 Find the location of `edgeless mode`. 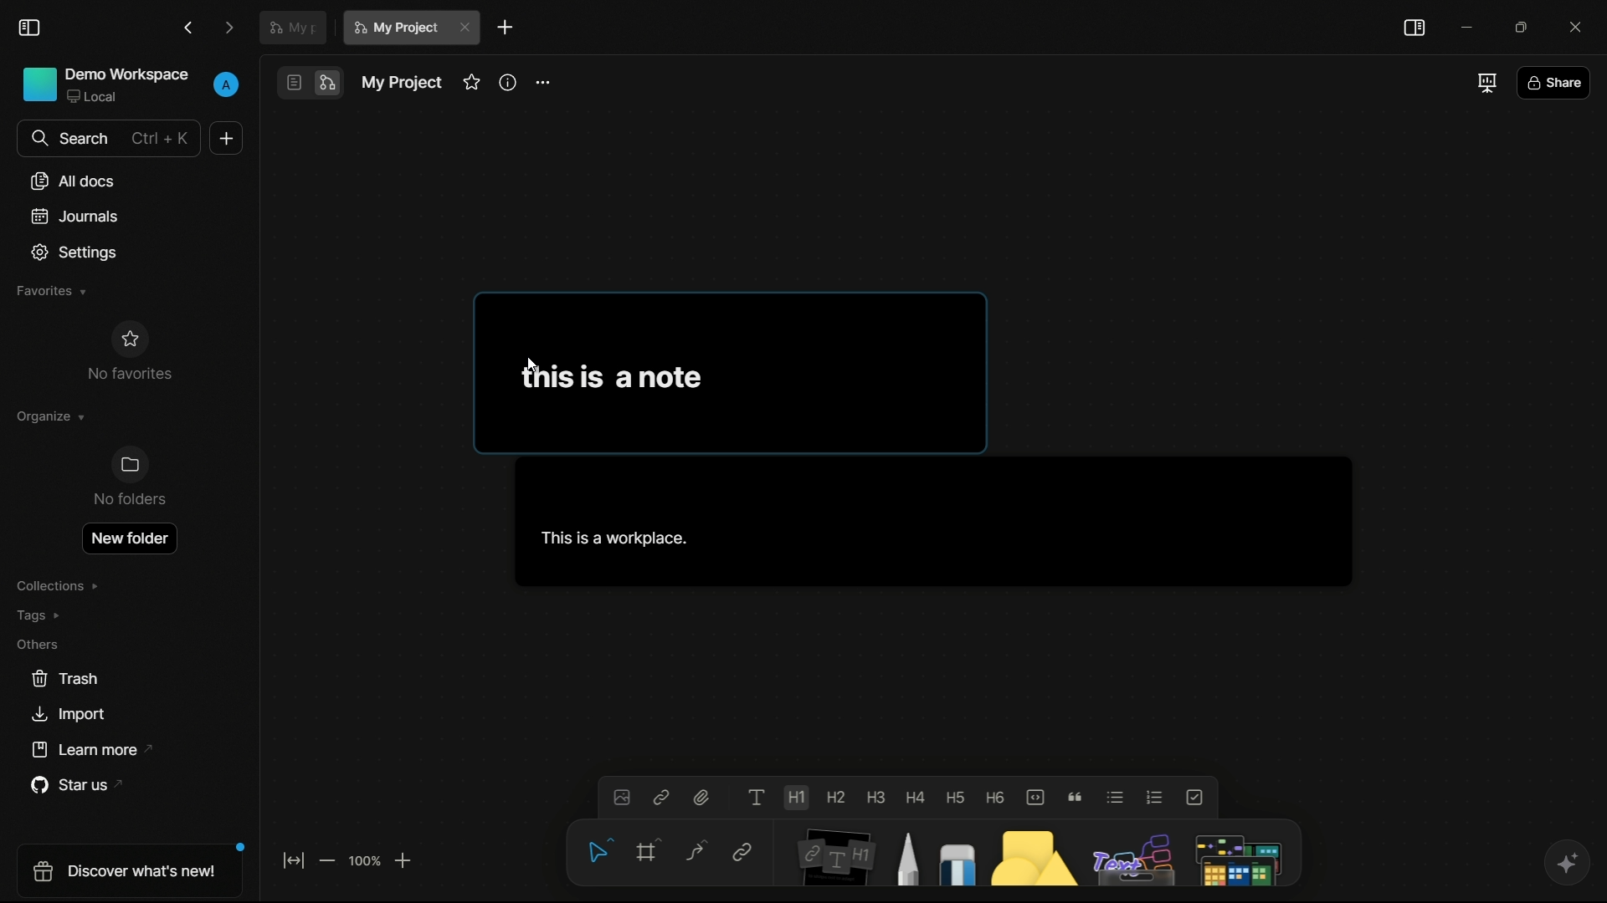

edgeless mode is located at coordinates (327, 84).